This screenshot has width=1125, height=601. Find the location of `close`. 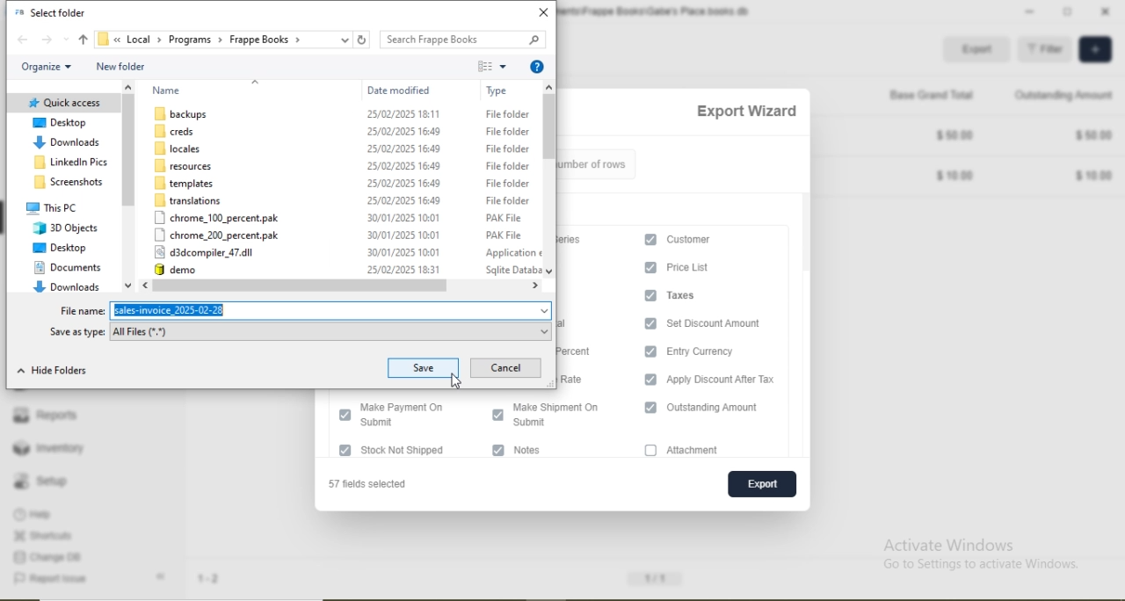

close is located at coordinates (1110, 11).